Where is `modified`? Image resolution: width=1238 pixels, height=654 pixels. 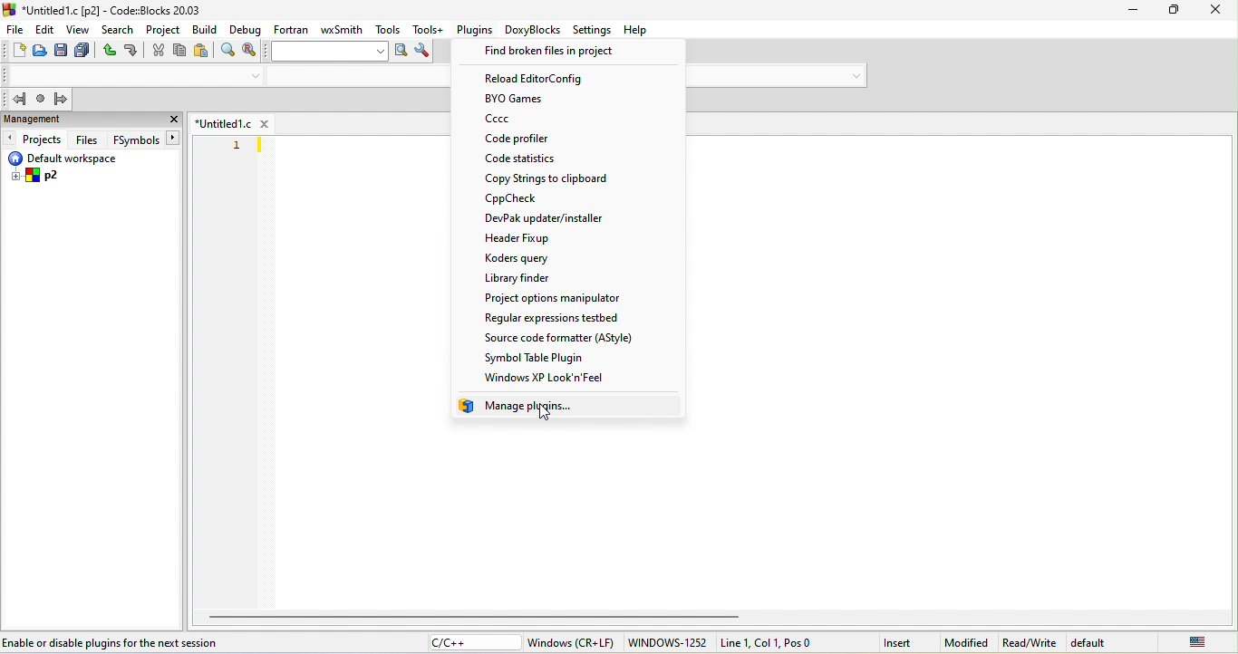 modified is located at coordinates (965, 643).